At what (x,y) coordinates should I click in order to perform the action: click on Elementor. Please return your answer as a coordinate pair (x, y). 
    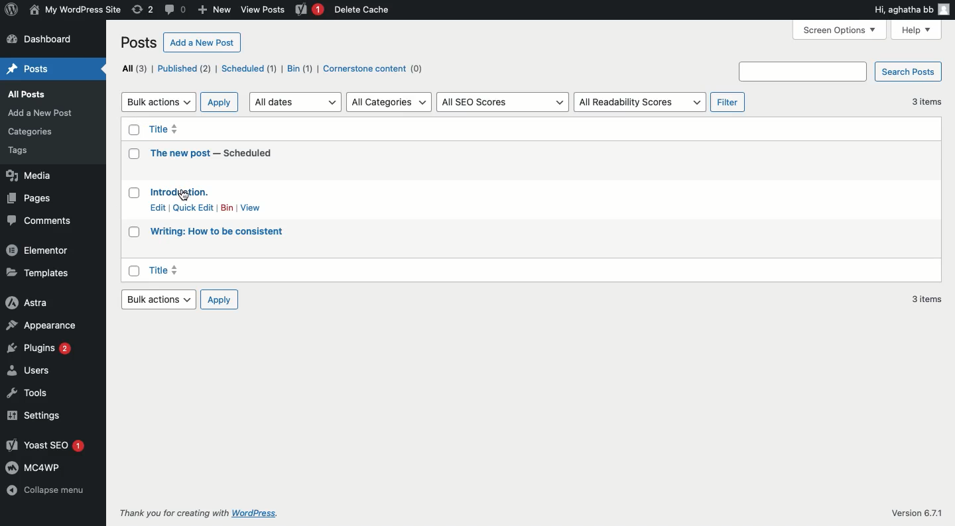
    Looking at the image, I should click on (40, 250).